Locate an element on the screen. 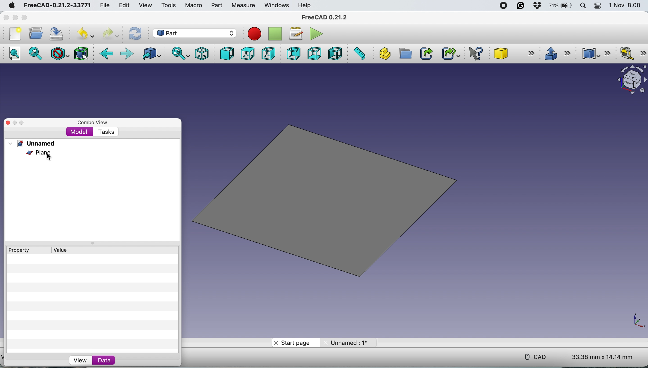  help is located at coordinates (305, 5).